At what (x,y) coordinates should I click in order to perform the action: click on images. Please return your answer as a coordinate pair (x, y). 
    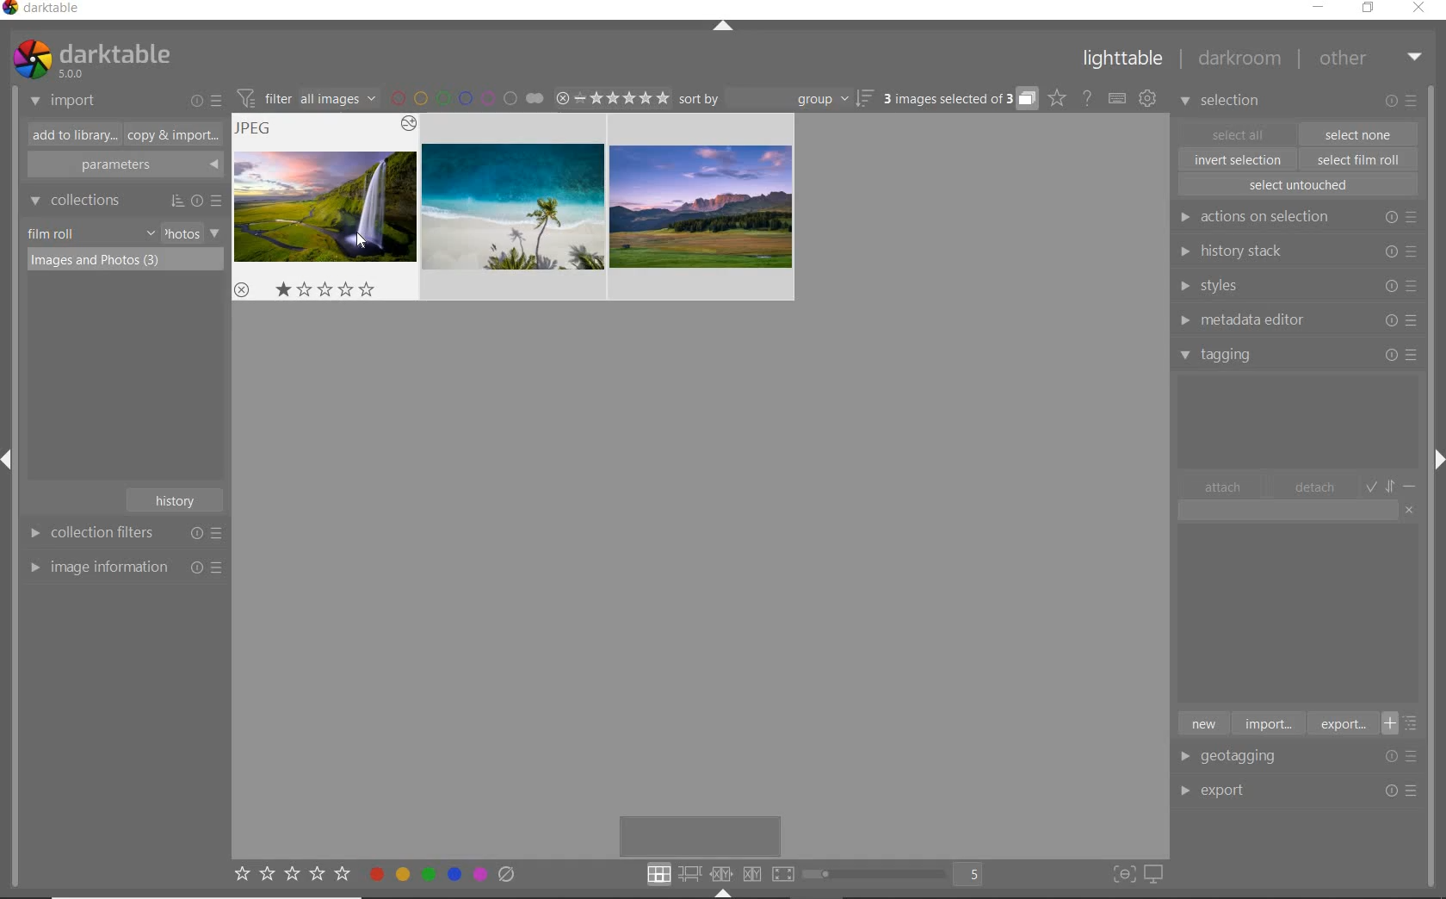
    Looking at the image, I should click on (514, 207).